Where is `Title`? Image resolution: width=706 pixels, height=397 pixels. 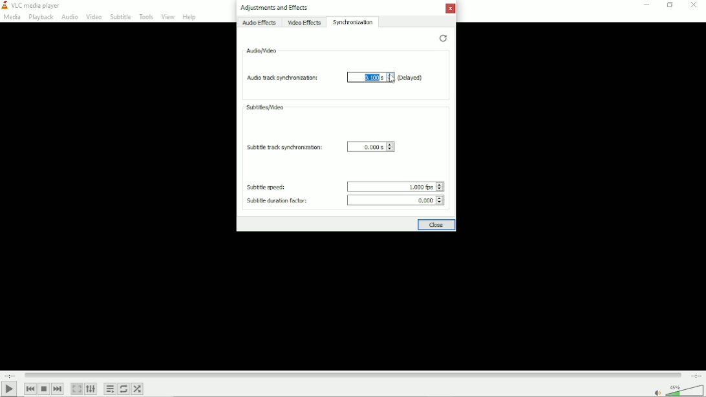
Title is located at coordinates (34, 6).